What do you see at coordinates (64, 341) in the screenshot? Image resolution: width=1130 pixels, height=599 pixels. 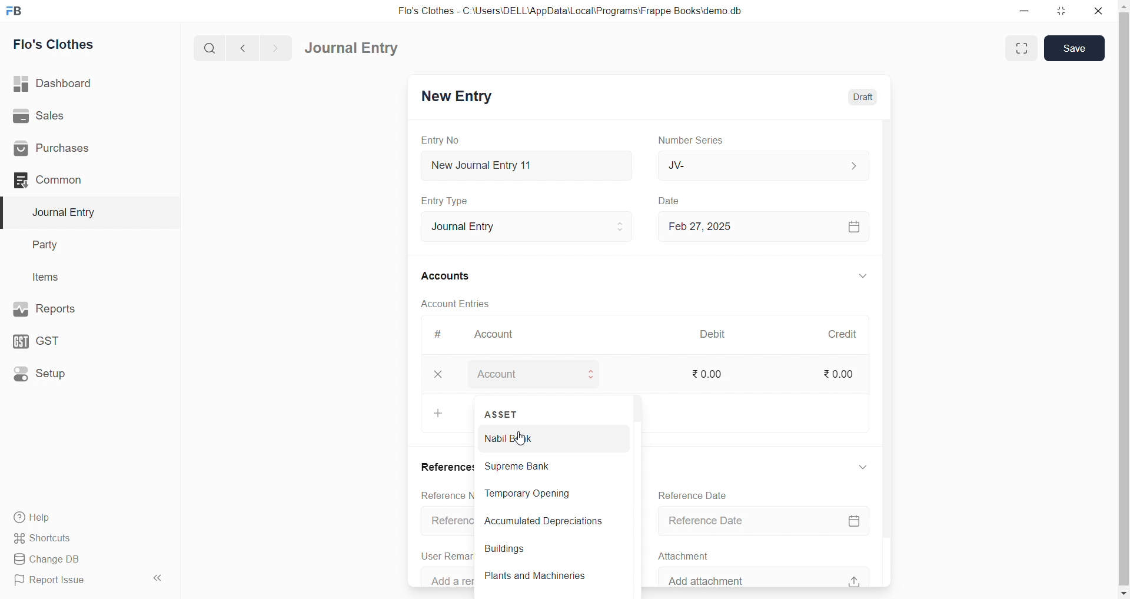 I see `GST` at bounding box center [64, 341].